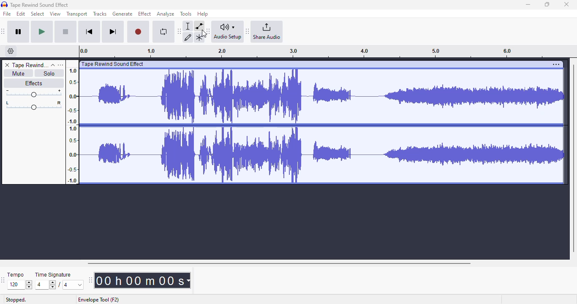 This screenshot has height=304, width=577. Describe the element at coordinates (314, 52) in the screenshot. I see `Track timeline` at that location.